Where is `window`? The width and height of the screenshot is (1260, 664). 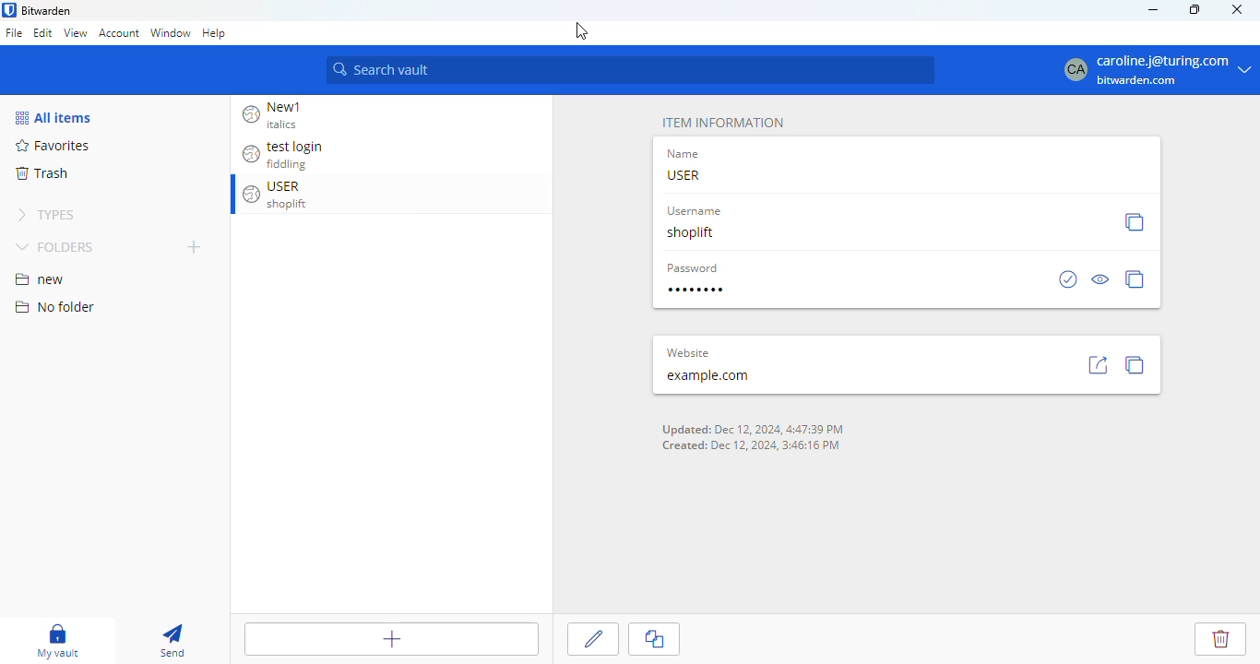
window is located at coordinates (172, 32).